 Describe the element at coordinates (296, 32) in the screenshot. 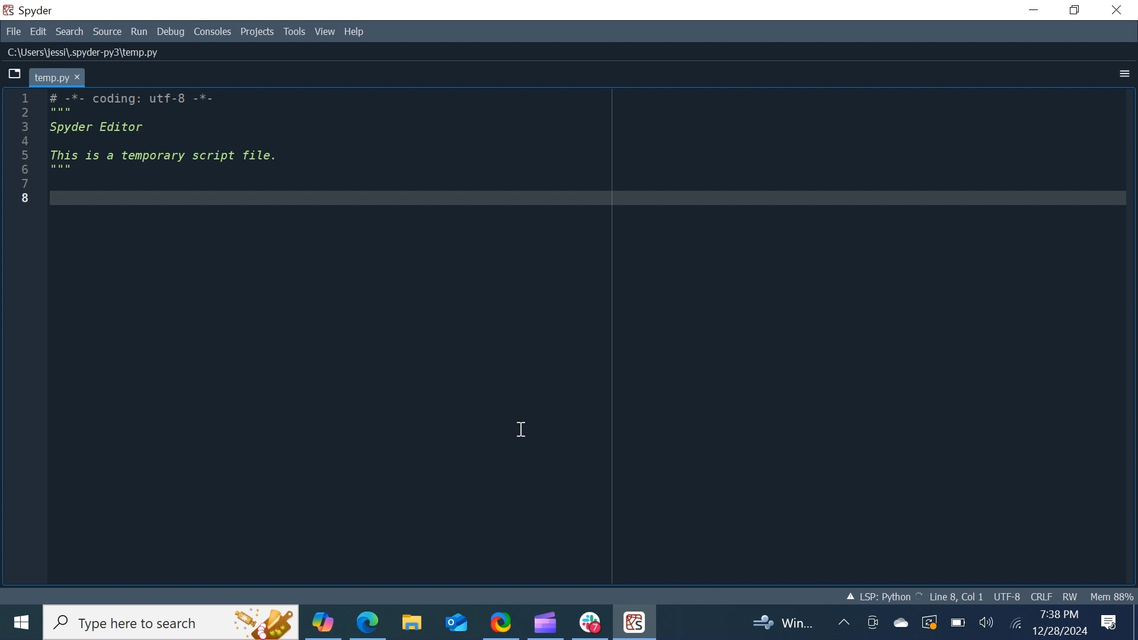

I see `Tools` at that location.